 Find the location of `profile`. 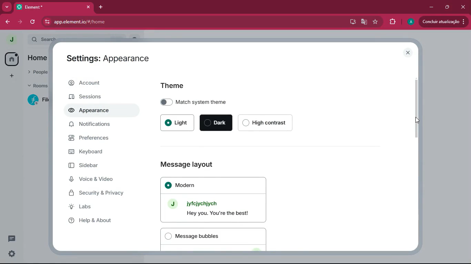

profile is located at coordinates (410, 22).